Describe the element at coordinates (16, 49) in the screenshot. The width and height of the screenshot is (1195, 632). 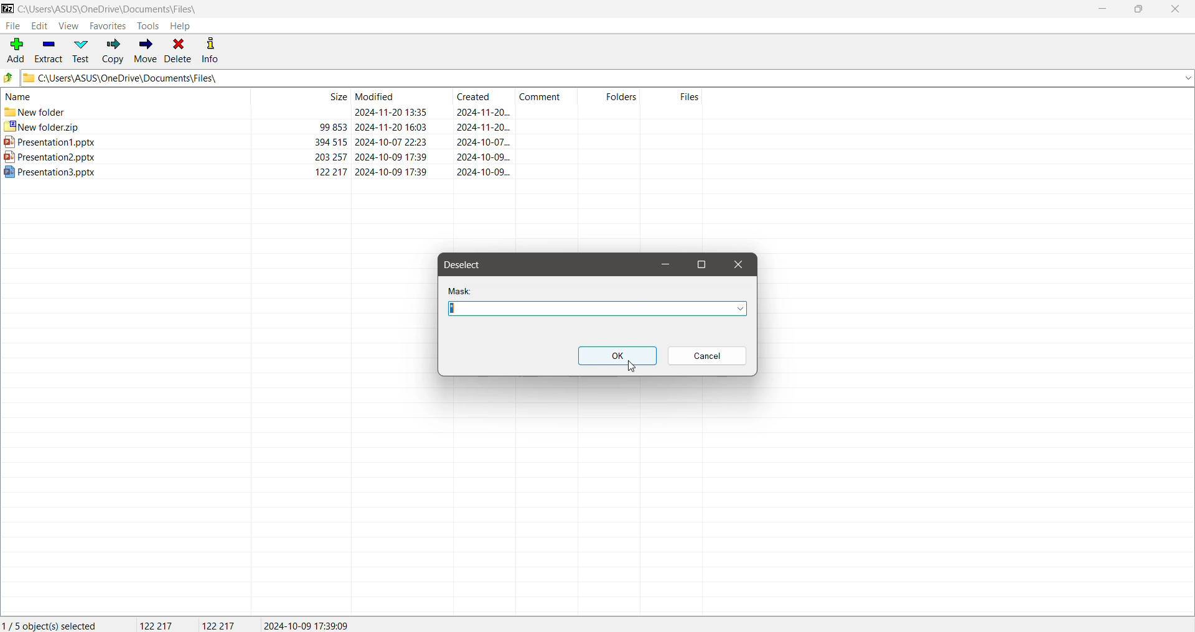
I see `Add` at that location.